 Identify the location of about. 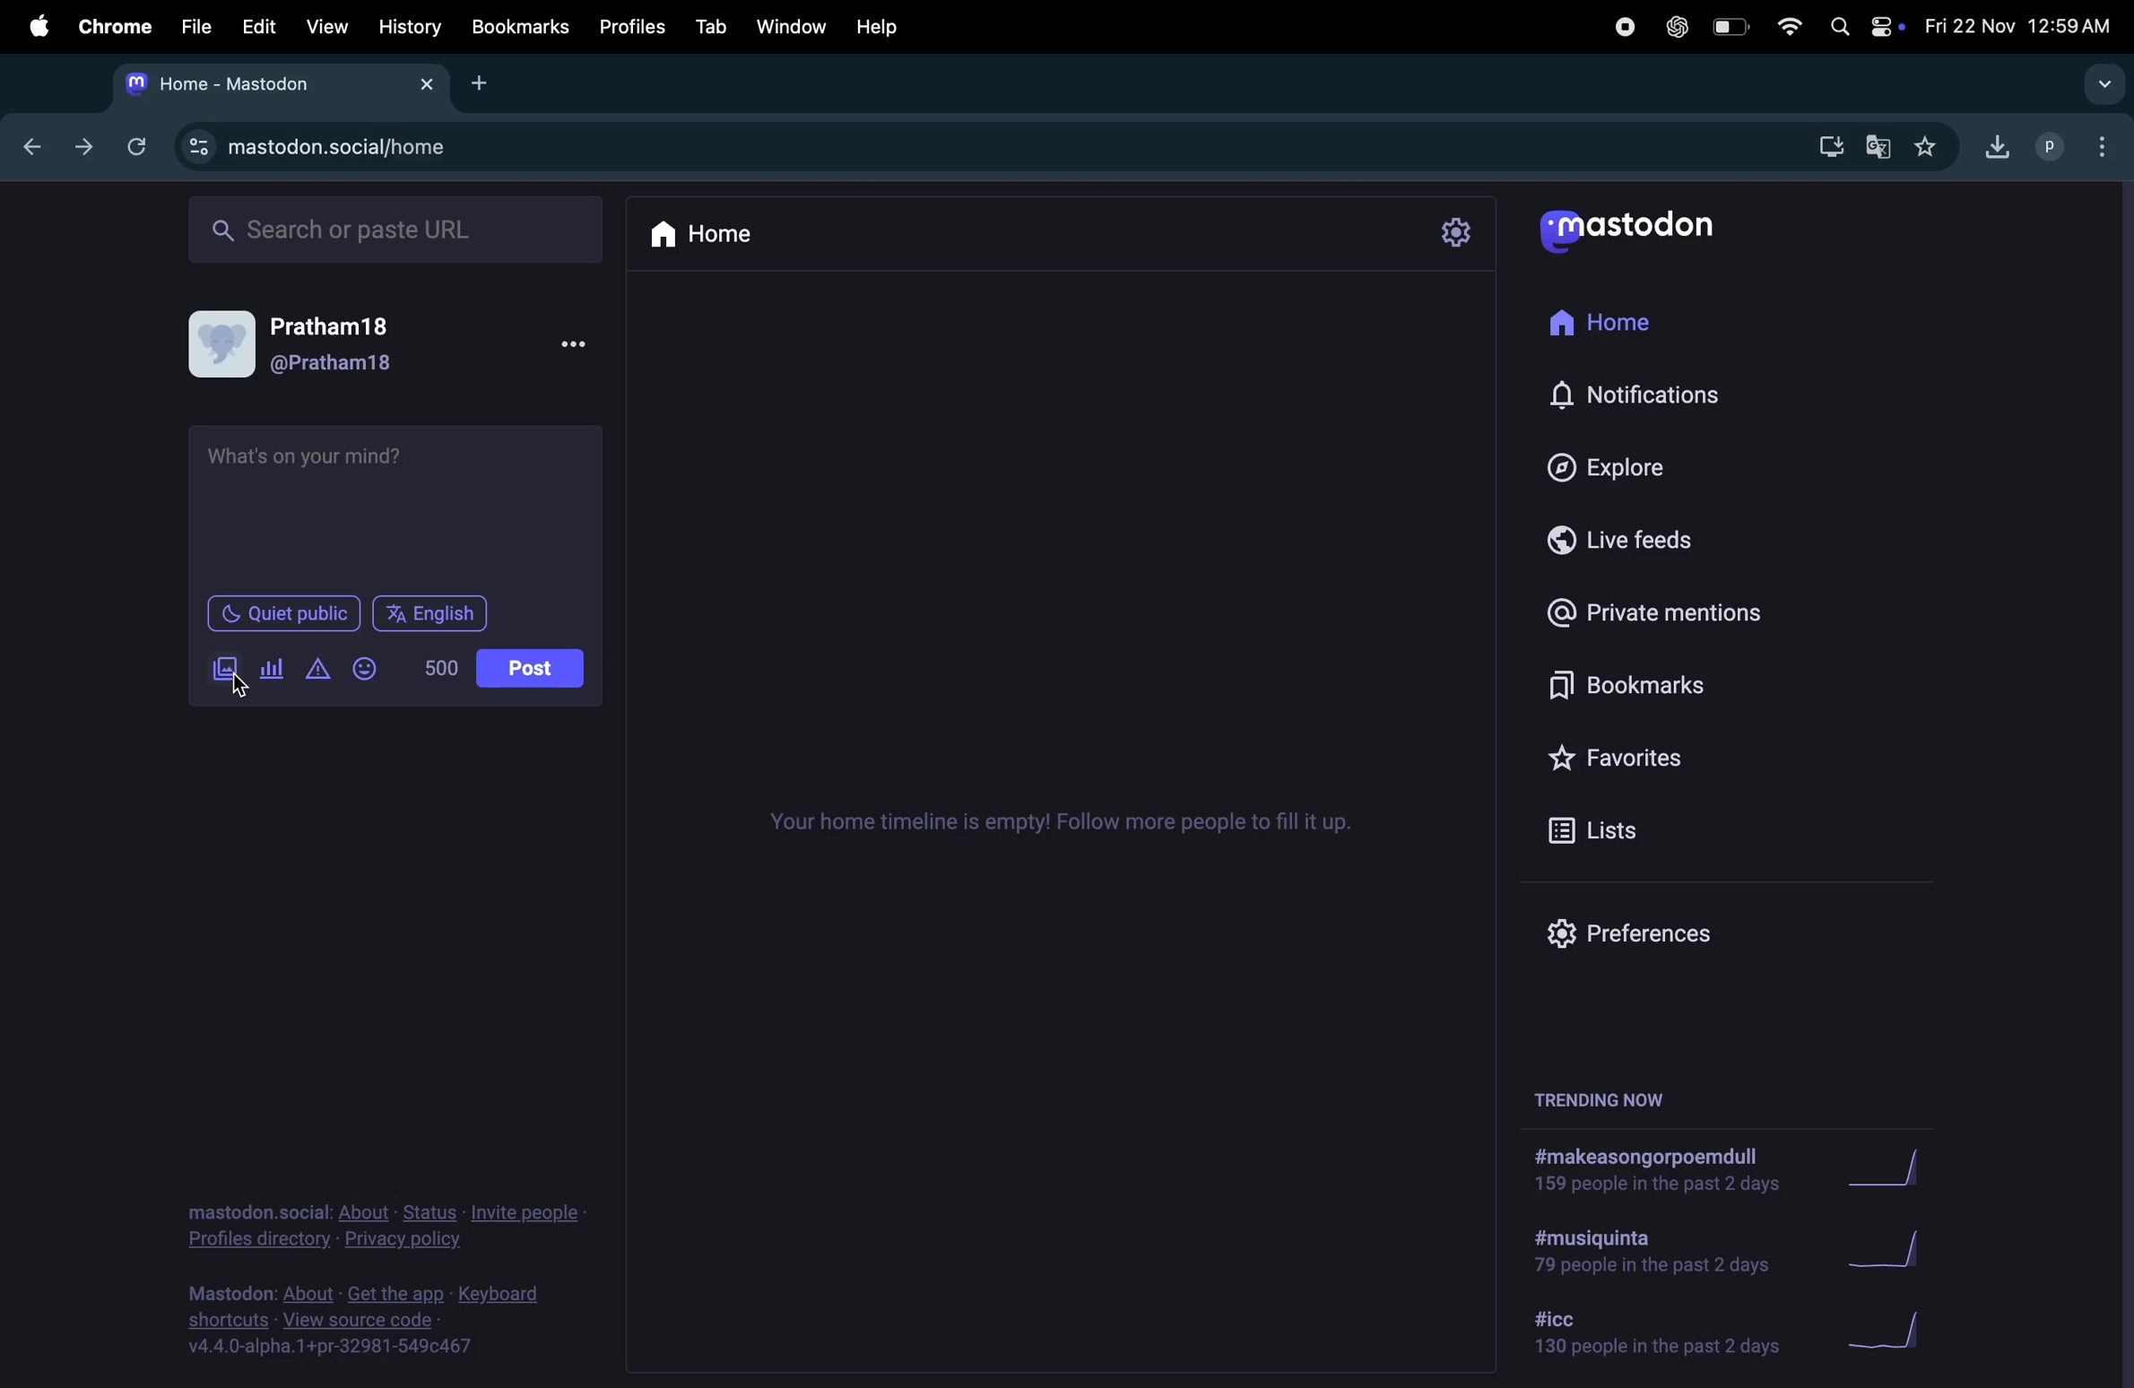
(308, 1293).